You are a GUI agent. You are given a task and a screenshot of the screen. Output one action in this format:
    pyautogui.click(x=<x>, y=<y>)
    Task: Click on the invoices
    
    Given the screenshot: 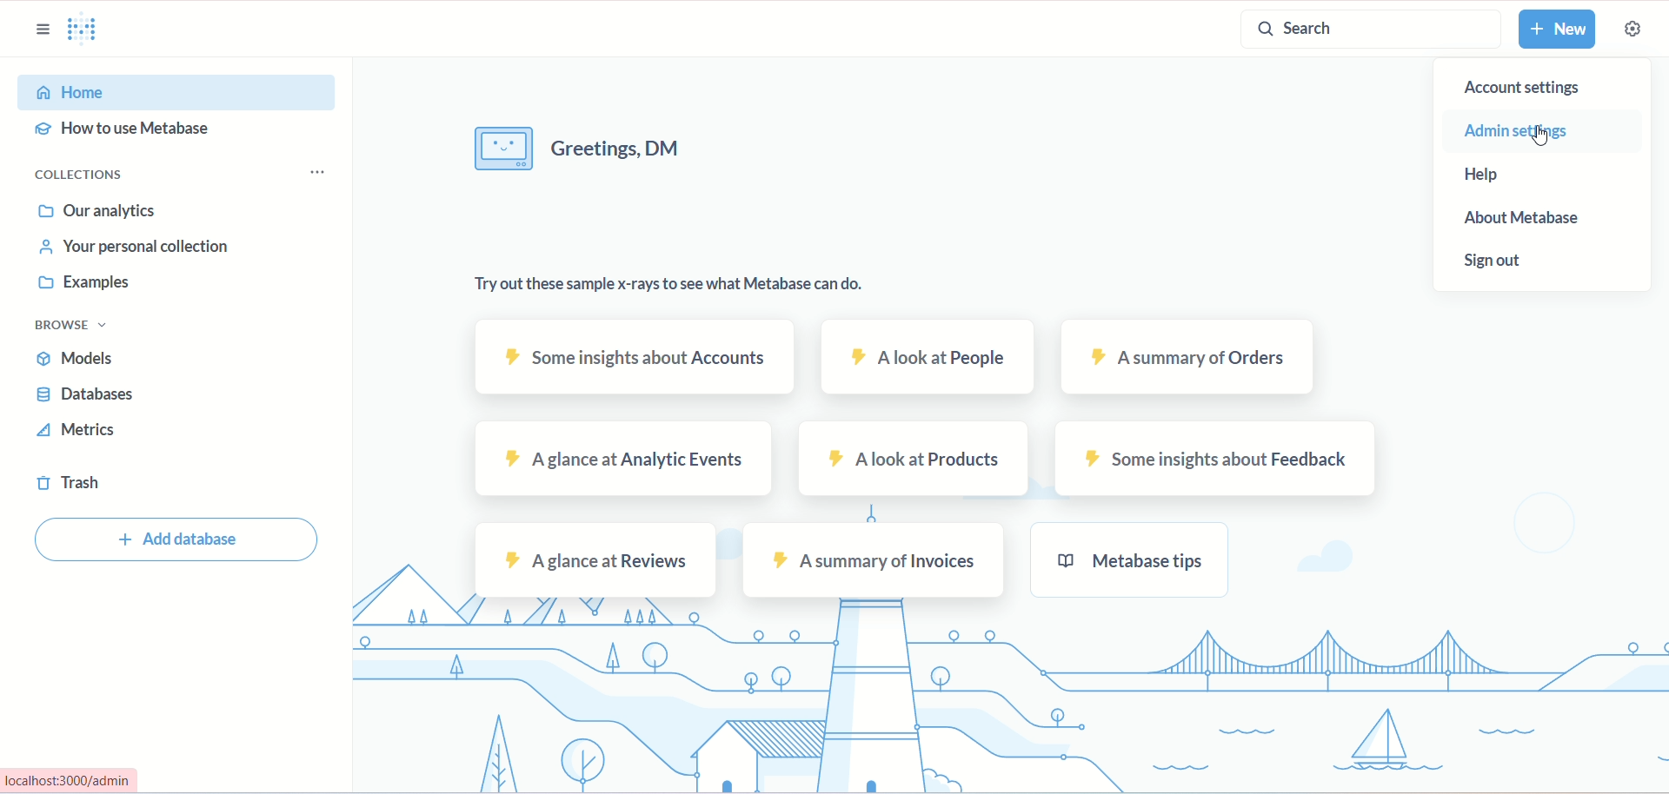 What is the action you would take?
    pyautogui.click(x=875, y=561)
    